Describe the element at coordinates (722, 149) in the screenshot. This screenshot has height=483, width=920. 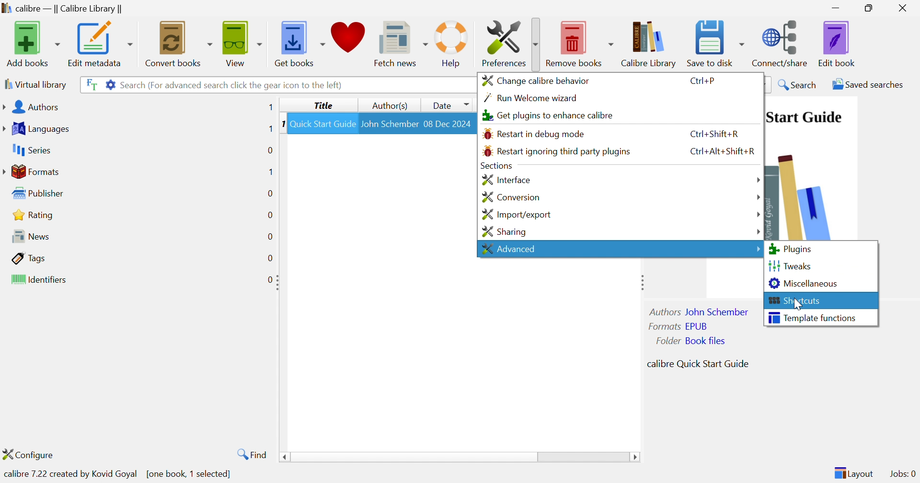
I see `Ctrl+Shift+Alt+R` at that location.